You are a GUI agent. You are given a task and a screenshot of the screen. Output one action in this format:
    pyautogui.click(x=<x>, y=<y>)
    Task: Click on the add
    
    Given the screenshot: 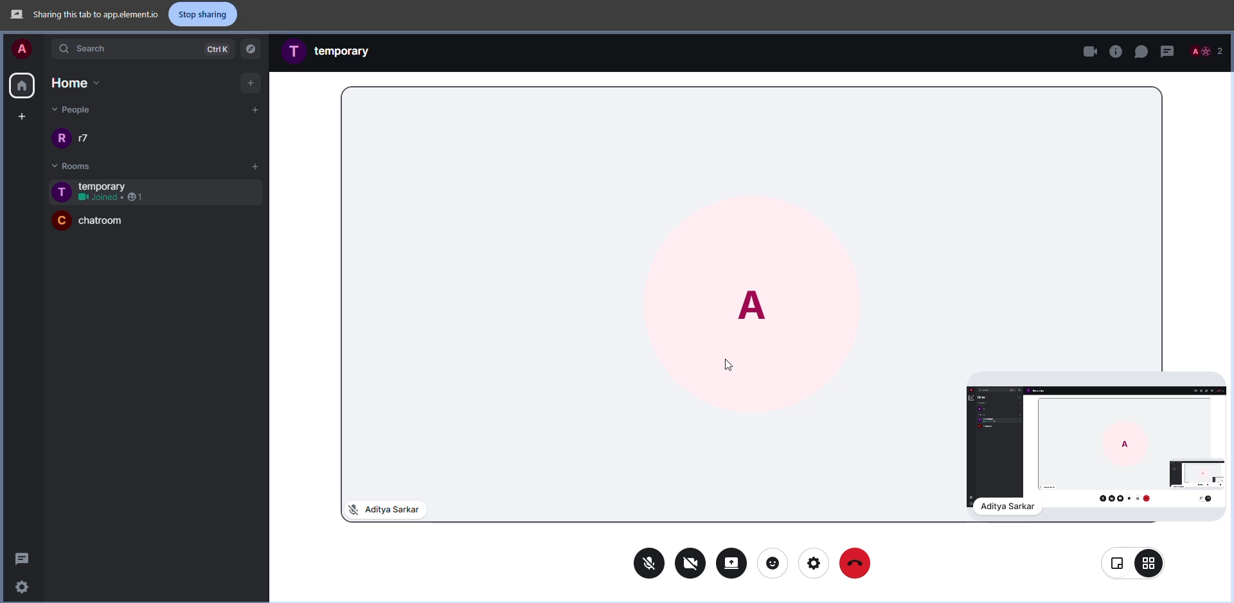 What is the action you would take?
    pyautogui.click(x=256, y=164)
    